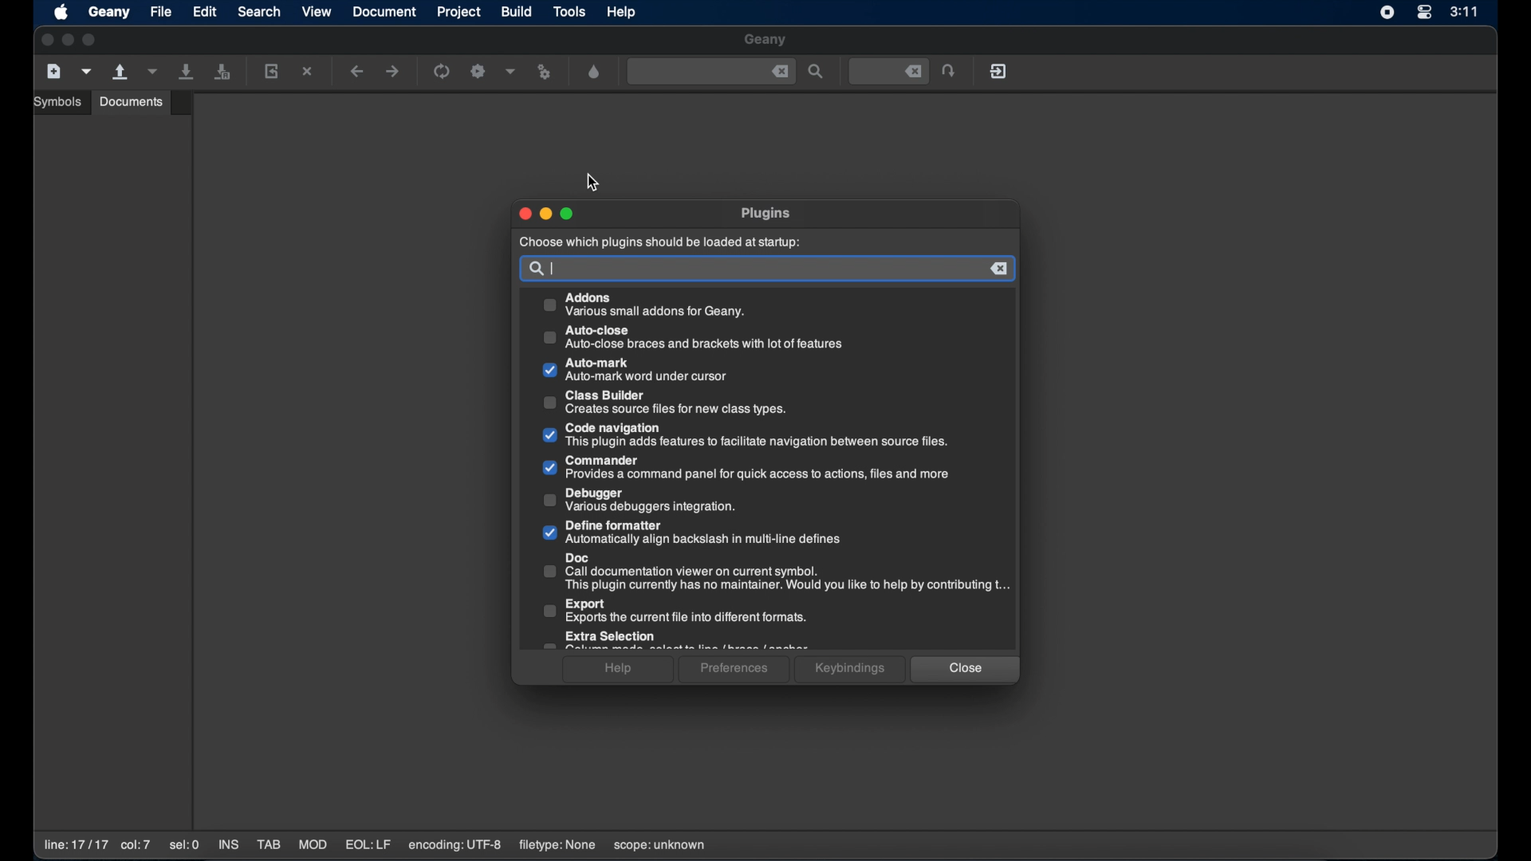 The width and height of the screenshot is (1531, 861). I want to click on open a recent file, so click(152, 72).